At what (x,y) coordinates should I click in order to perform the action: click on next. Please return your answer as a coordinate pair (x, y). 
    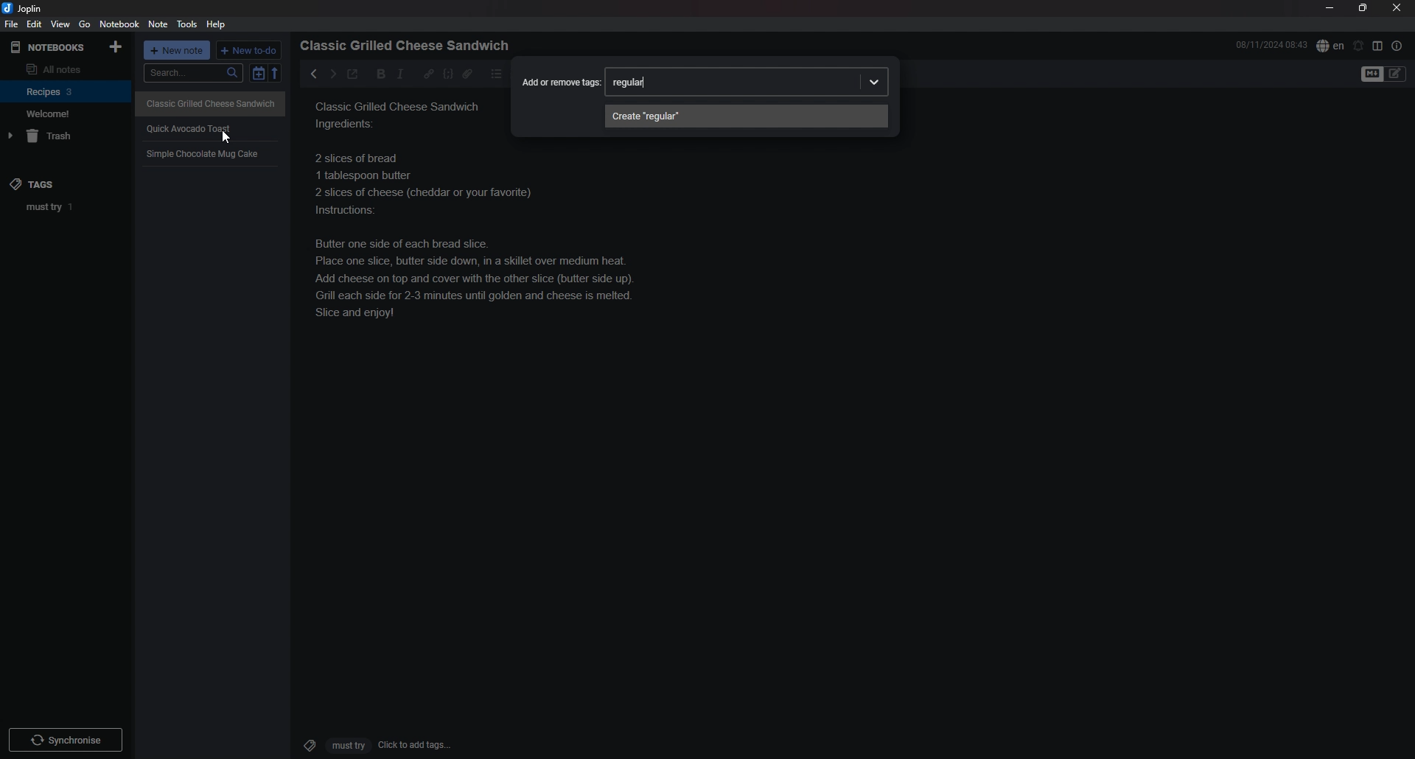
    Looking at the image, I should click on (332, 74).